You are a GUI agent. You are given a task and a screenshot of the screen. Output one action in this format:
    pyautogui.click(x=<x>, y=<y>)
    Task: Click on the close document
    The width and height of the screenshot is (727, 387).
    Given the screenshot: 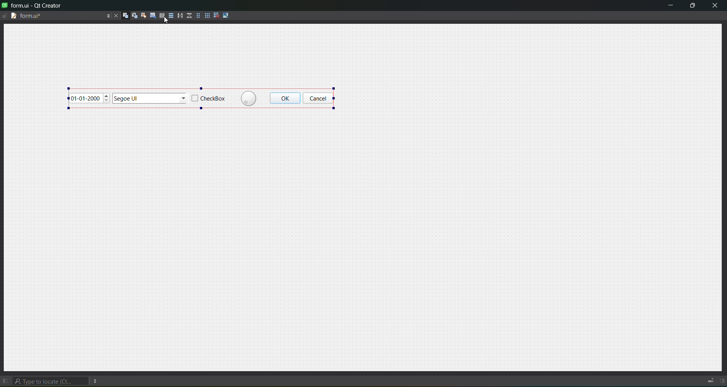 What is the action you would take?
    pyautogui.click(x=115, y=14)
    